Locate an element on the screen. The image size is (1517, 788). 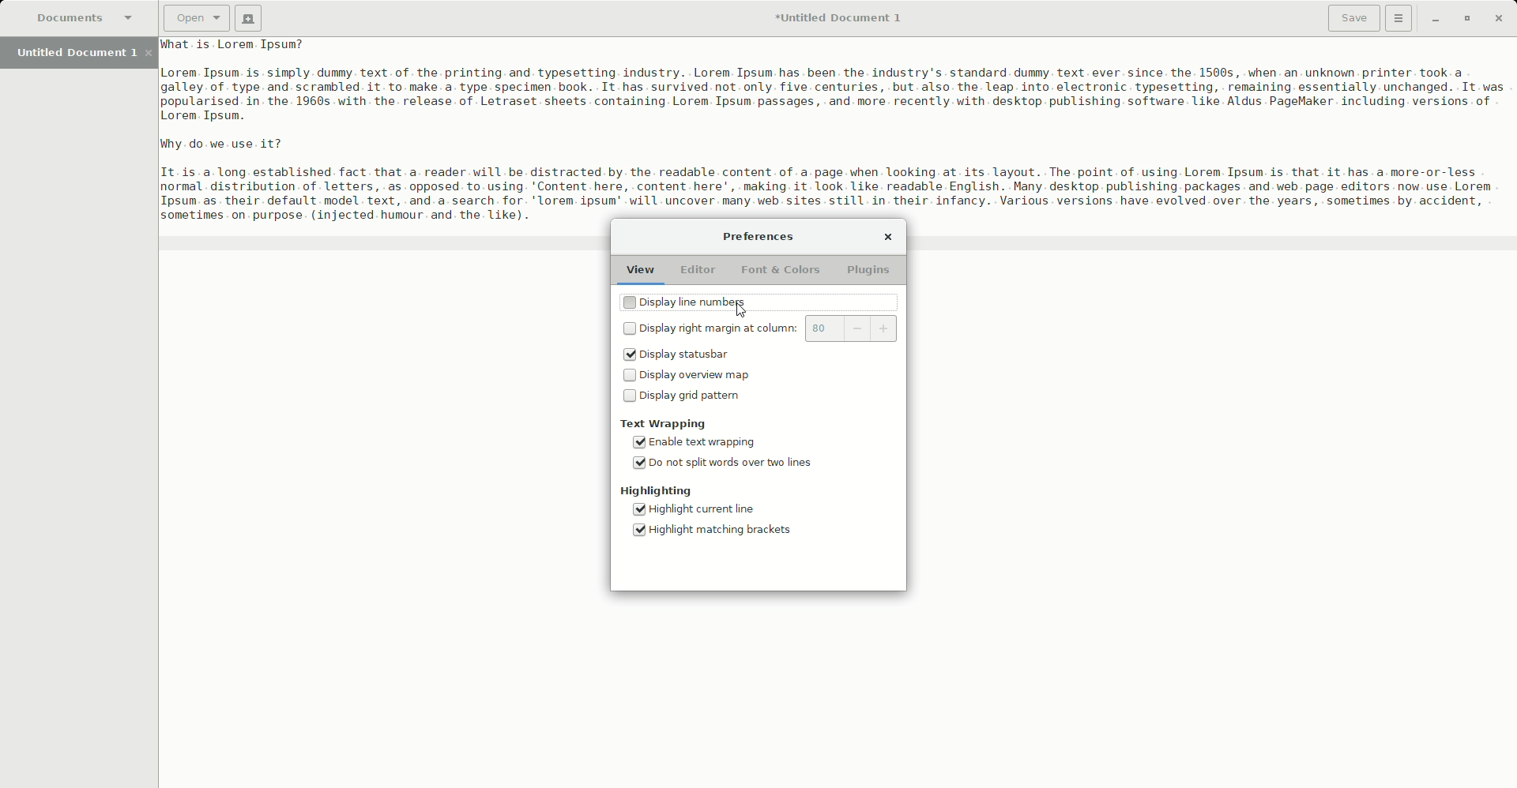
Close is located at coordinates (1498, 17).